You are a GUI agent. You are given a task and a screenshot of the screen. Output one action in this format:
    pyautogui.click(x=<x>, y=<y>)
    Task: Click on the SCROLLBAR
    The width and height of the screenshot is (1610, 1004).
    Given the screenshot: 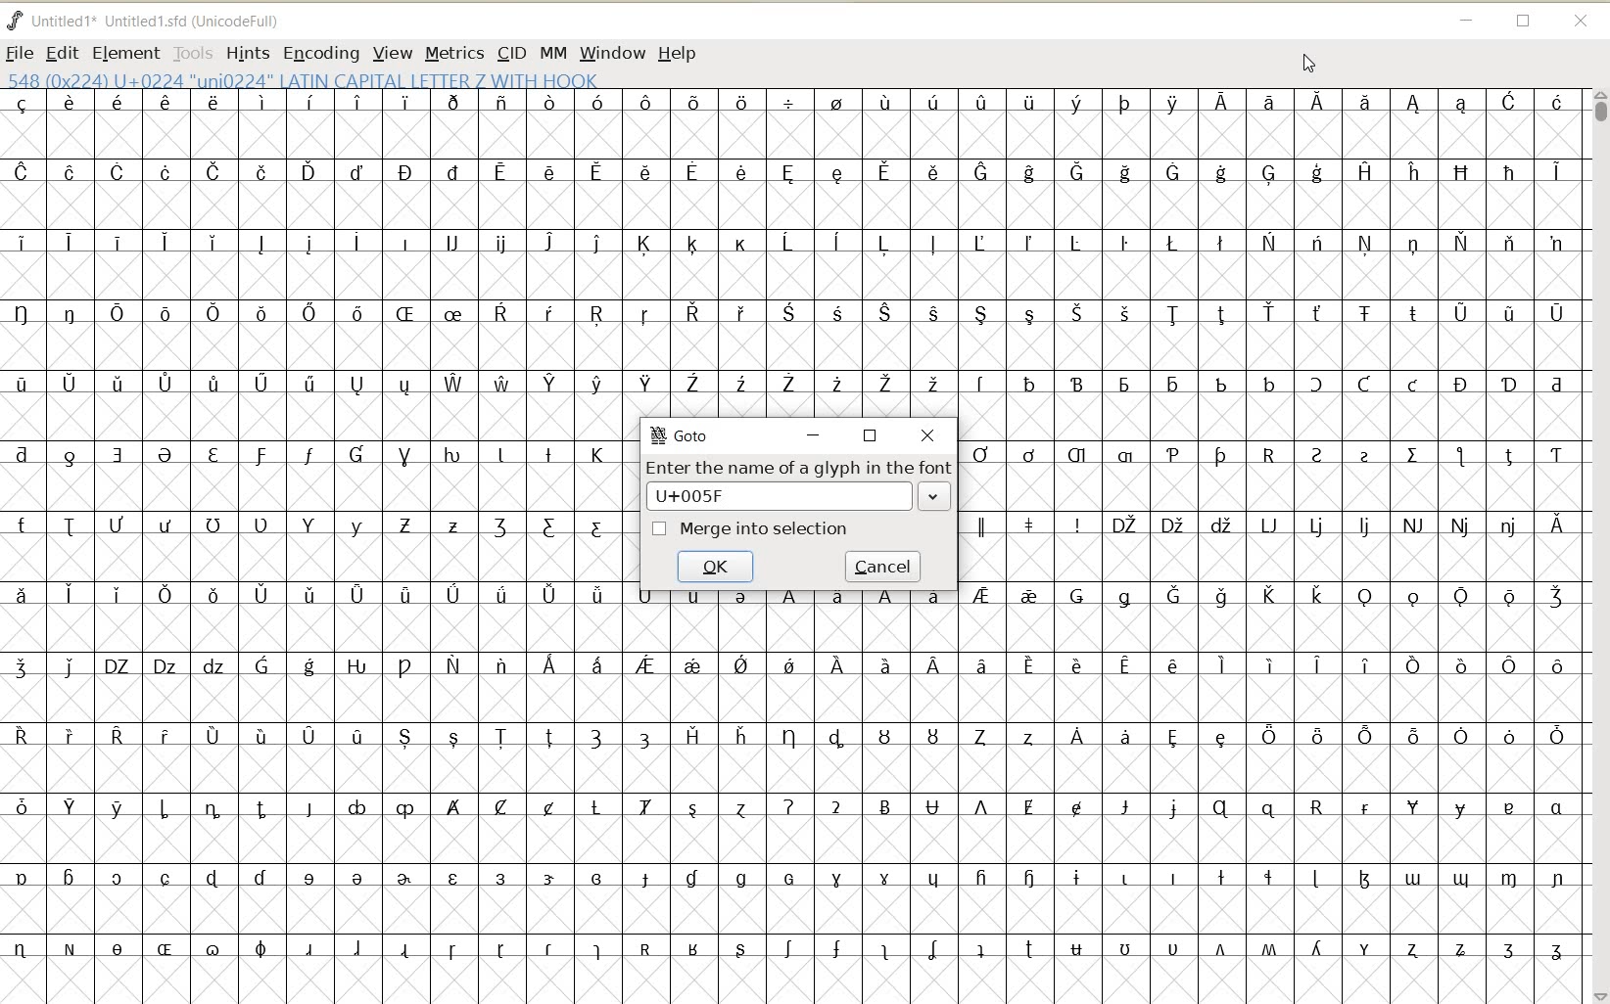 What is the action you would take?
    pyautogui.click(x=1598, y=546)
    